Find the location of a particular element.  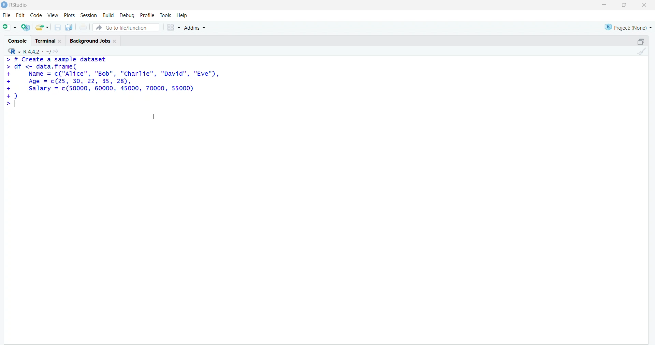

project(None) is located at coordinates (628, 26).